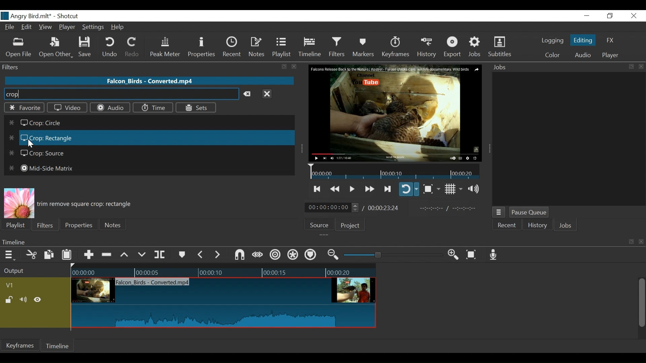 This screenshot has height=363, width=646. Describe the element at coordinates (395, 171) in the screenshot. I see `Timeline` at that location.